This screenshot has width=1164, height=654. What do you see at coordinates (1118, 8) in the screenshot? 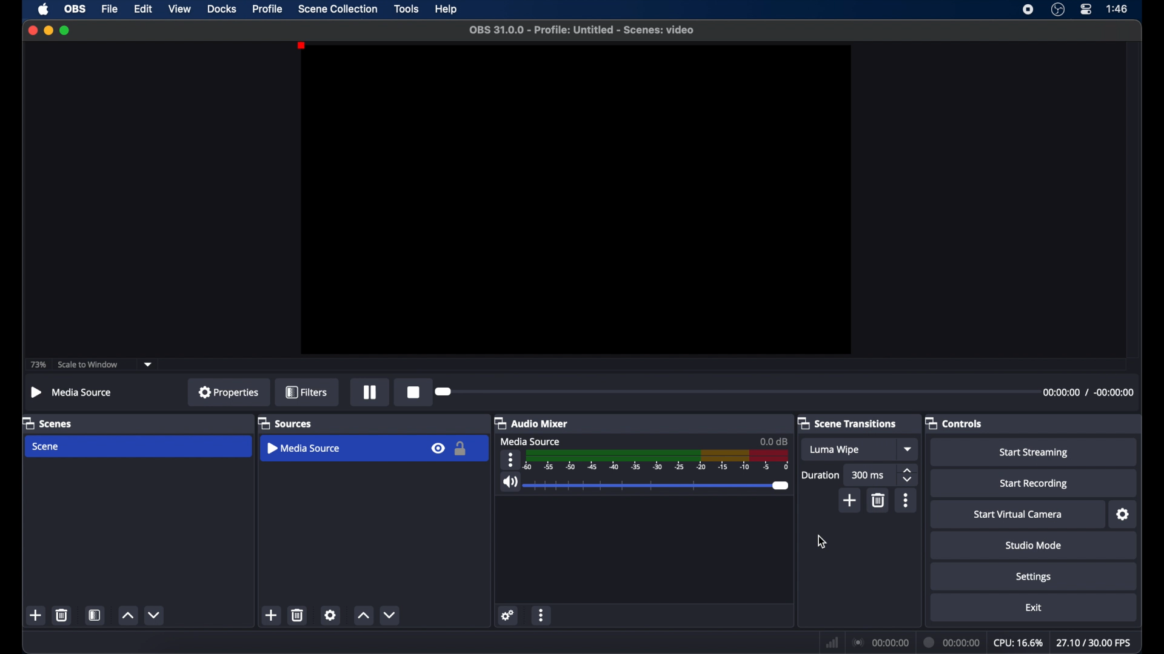
I see `time` at bounding box center [1118, 8].